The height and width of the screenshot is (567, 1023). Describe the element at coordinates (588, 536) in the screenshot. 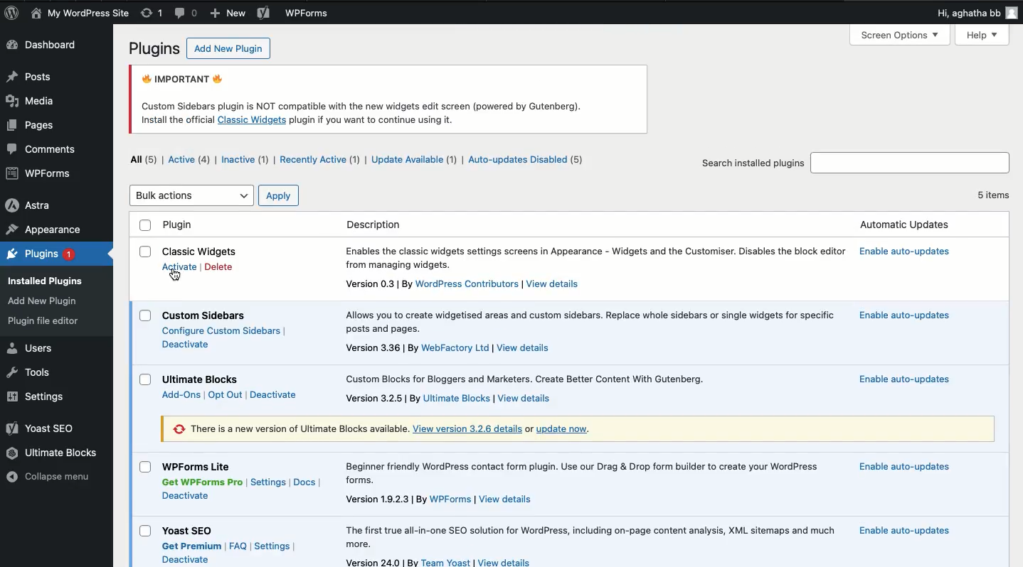

I see `description` at that location.